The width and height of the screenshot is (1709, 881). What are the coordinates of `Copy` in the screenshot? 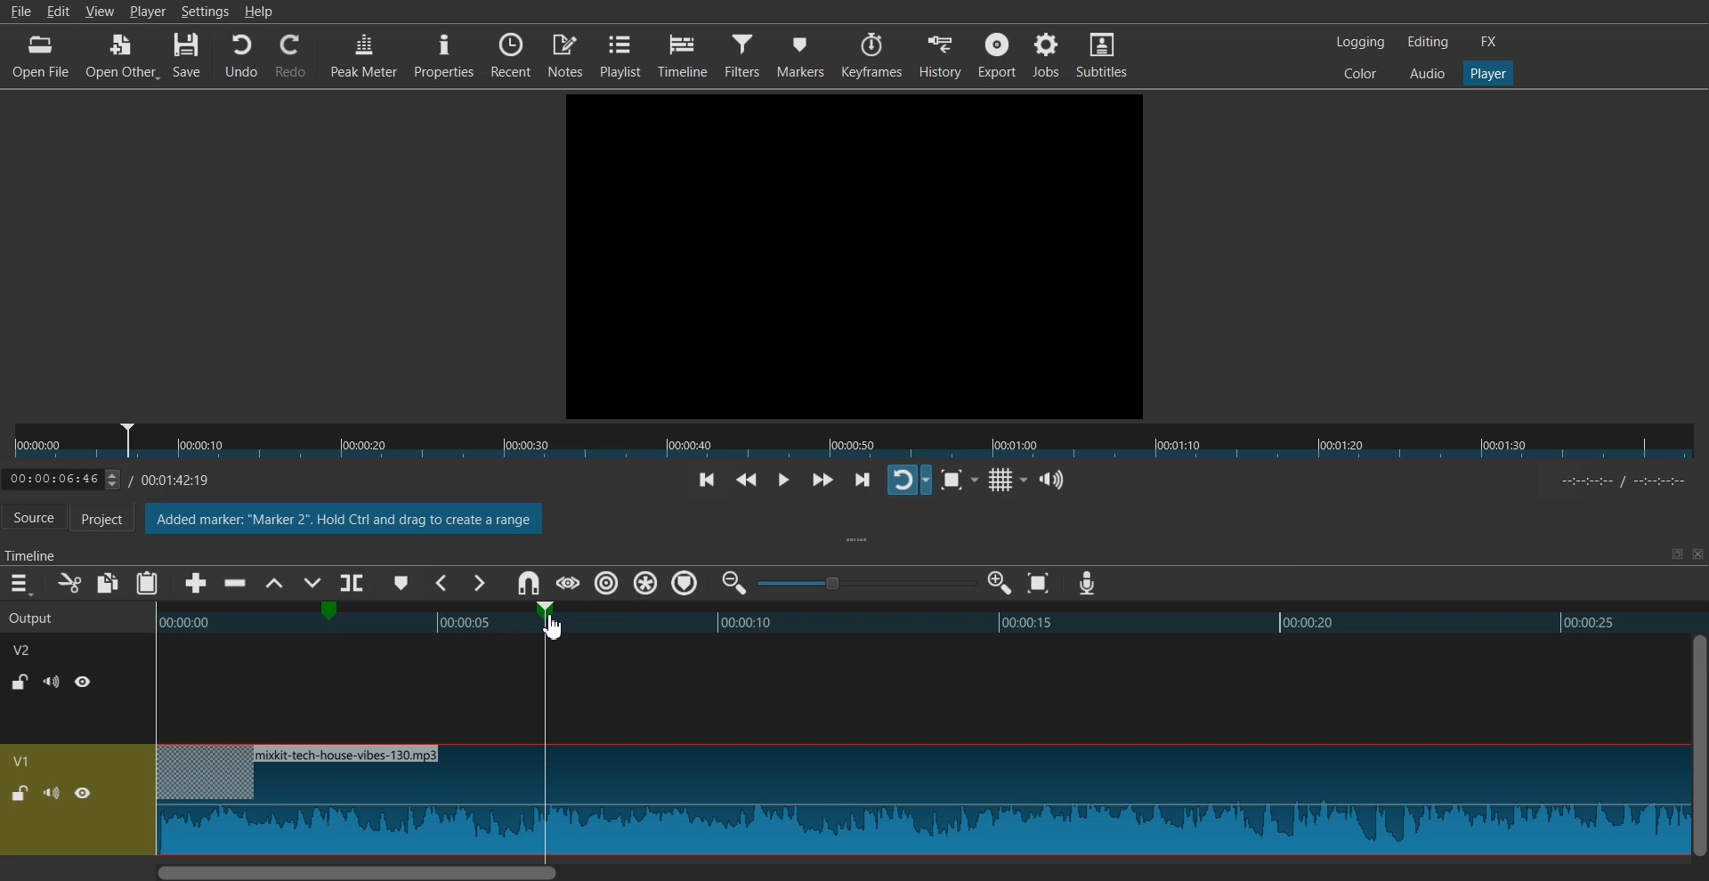 It's located at (109, 583).